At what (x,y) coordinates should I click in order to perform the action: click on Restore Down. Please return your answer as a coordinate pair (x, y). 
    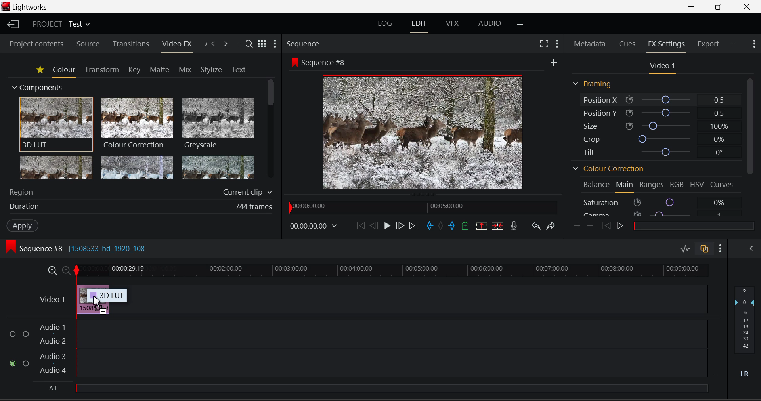
    Looking at the image, I should click on (692, 7).